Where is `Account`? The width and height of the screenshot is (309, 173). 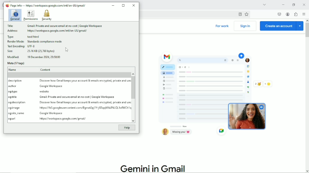 Account is located at coordinates (288, 14).